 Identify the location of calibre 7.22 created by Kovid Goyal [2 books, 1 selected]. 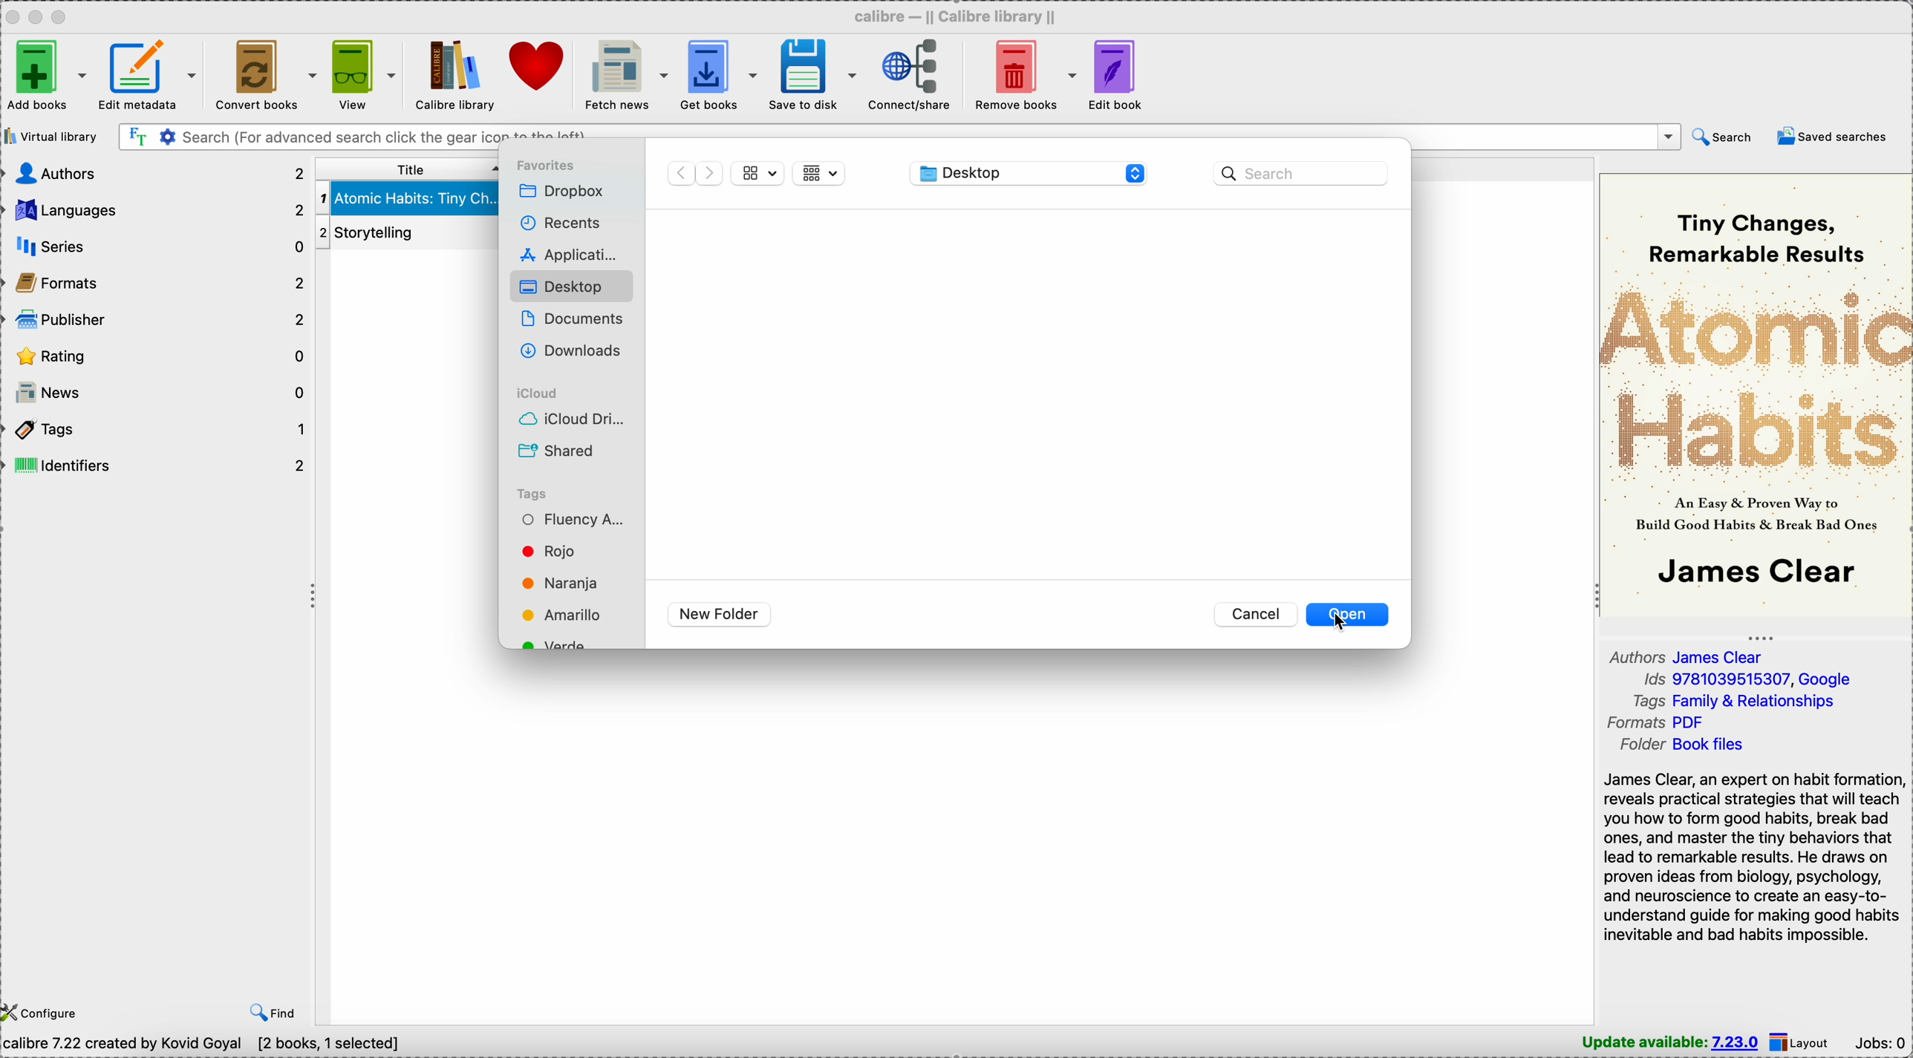
(201, 1045).